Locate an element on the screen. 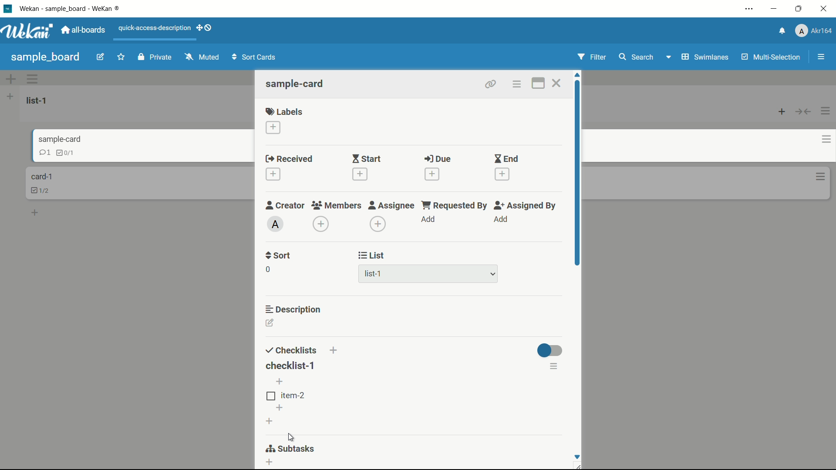  all boards is located at coordinates (84, 30).